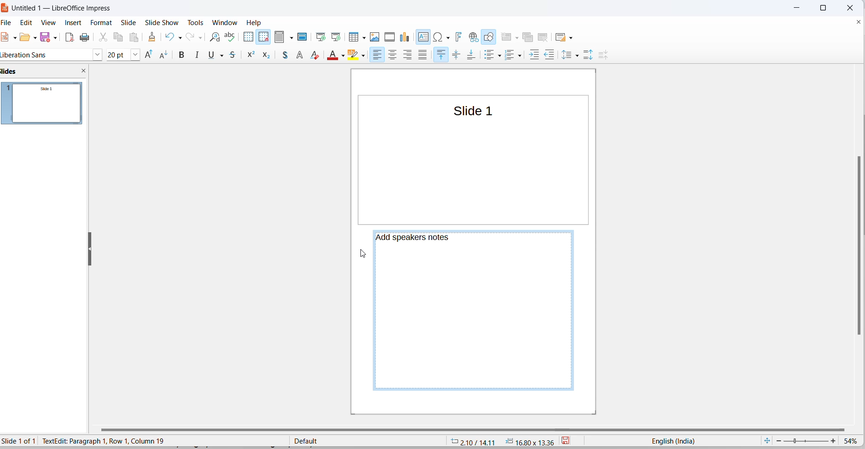 Image resolution: width=865 pixels, height=449 pixels. Describe the element at coordinates (255, 56) in the screenshot. I see `flowcharts` at that location.